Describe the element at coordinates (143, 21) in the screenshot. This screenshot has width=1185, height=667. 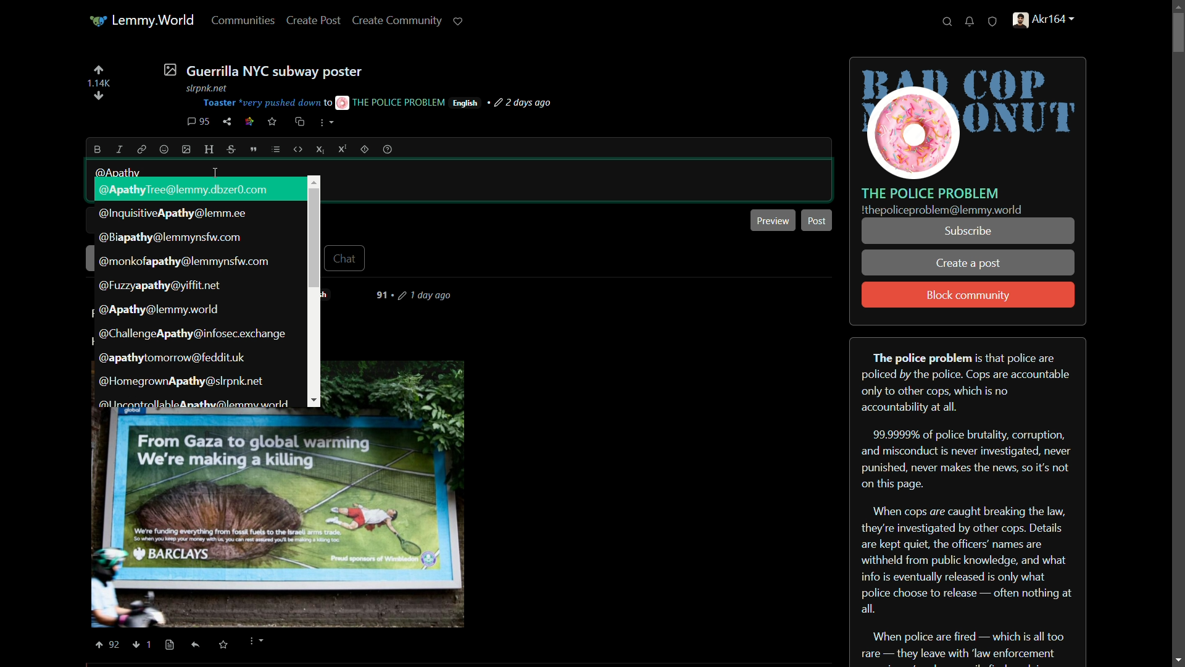
I see `lemmy world ` at that location.